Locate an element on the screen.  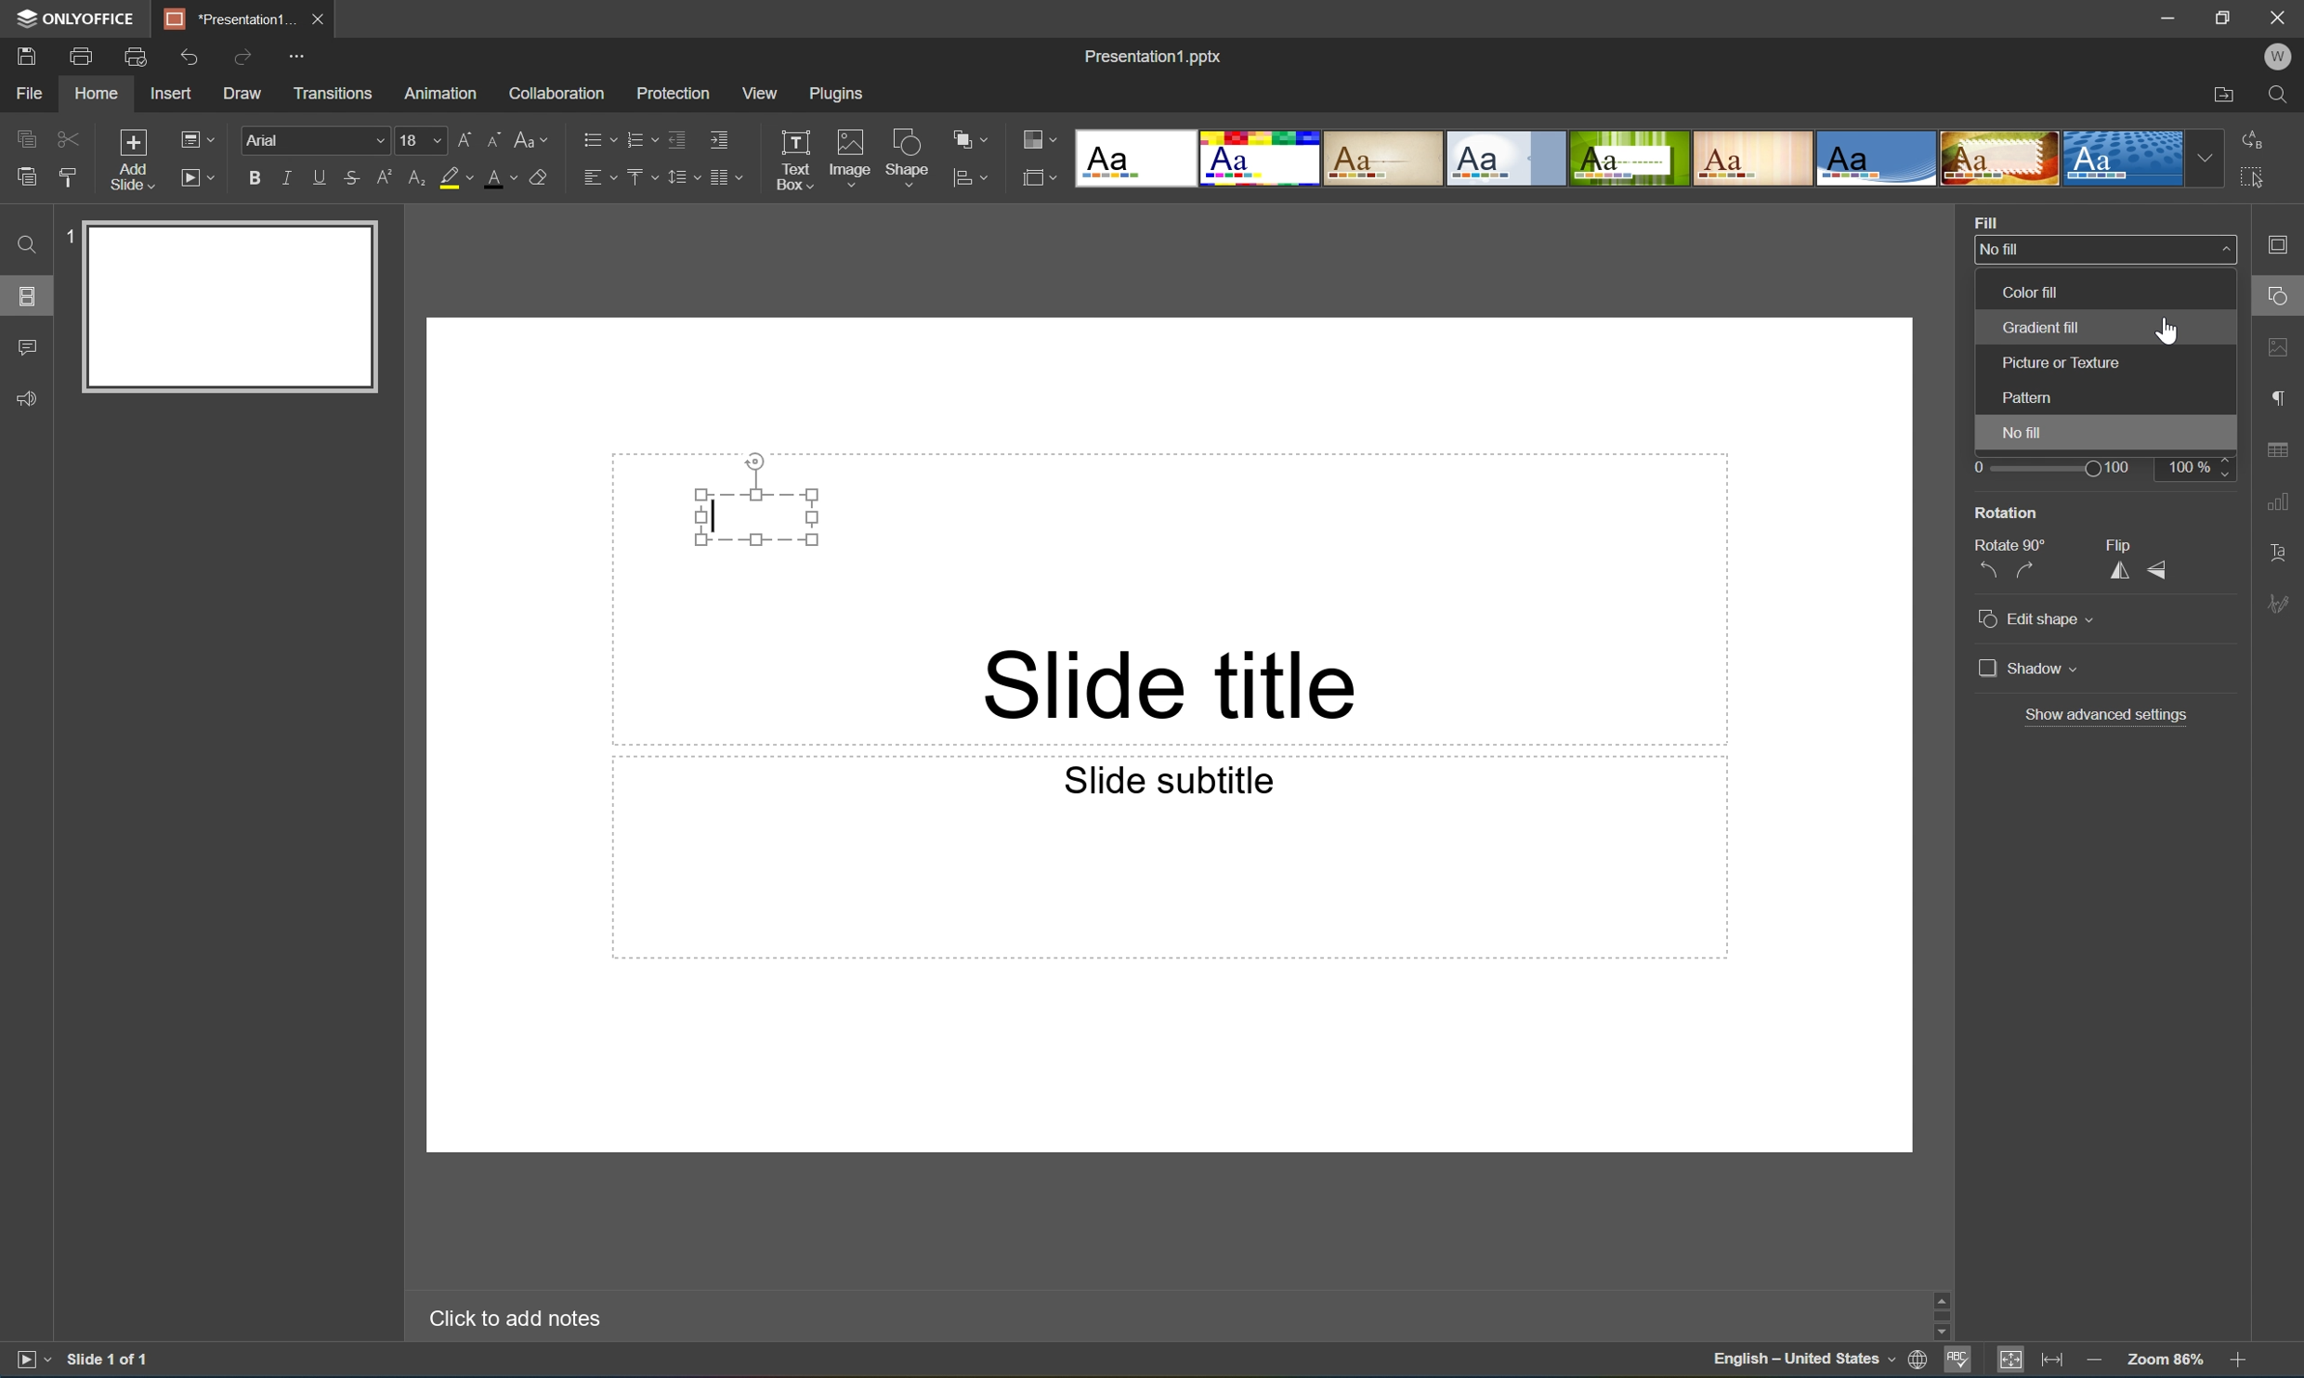
Drop Down is located at coordinates (2222, 250).